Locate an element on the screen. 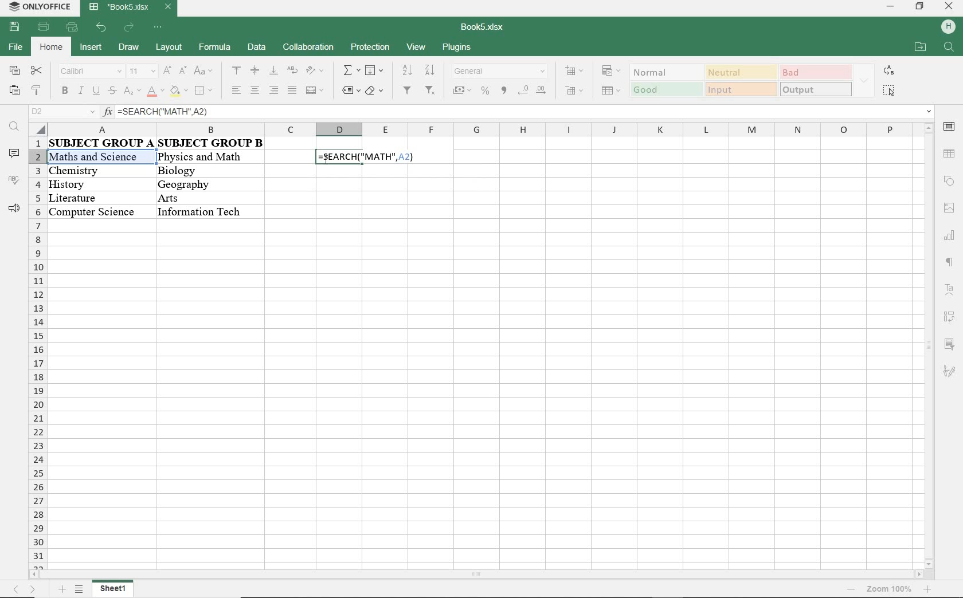 The width and height of the screenshot is (963, 598). open file location is located at coordinates (919, 46).